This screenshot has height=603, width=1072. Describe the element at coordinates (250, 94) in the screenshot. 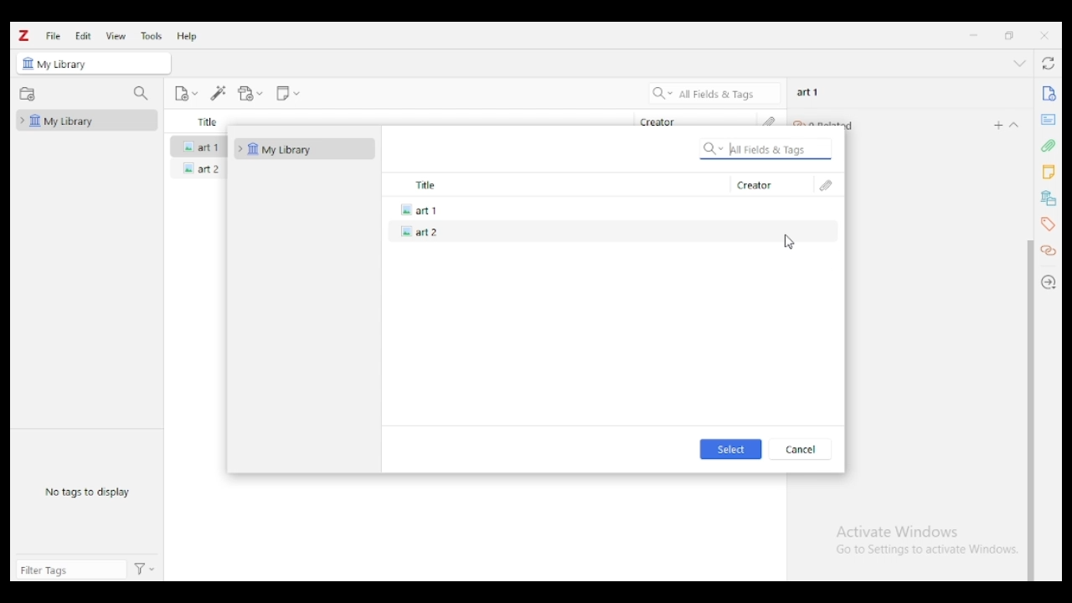

I see `add attachment` at that location.